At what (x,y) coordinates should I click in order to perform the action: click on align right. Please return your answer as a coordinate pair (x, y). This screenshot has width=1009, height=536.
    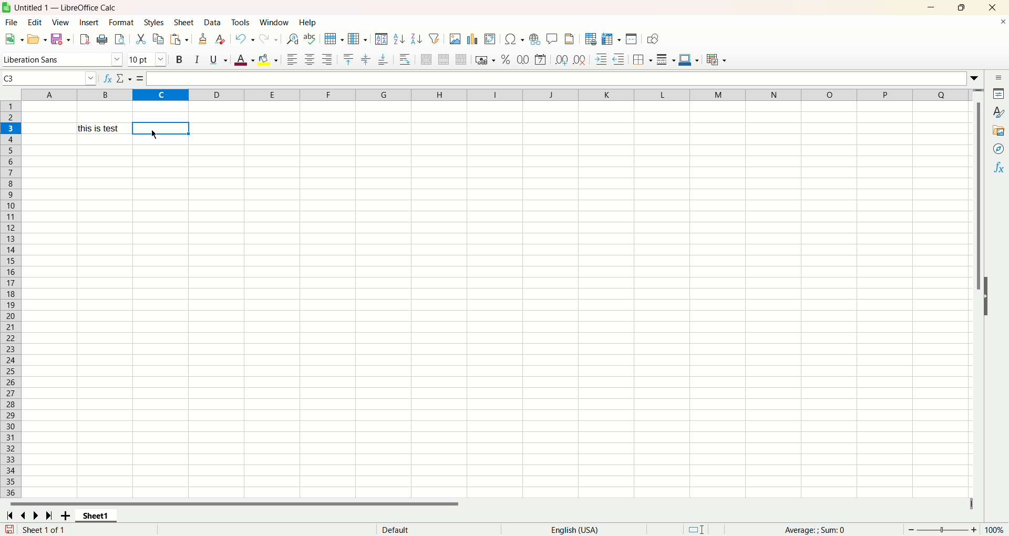
    Looking at the image, I should click on (327, 59).